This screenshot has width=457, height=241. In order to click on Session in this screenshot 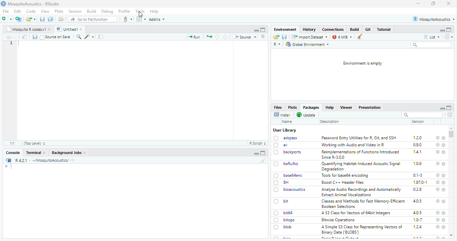, I will do `click(76, 11)`.